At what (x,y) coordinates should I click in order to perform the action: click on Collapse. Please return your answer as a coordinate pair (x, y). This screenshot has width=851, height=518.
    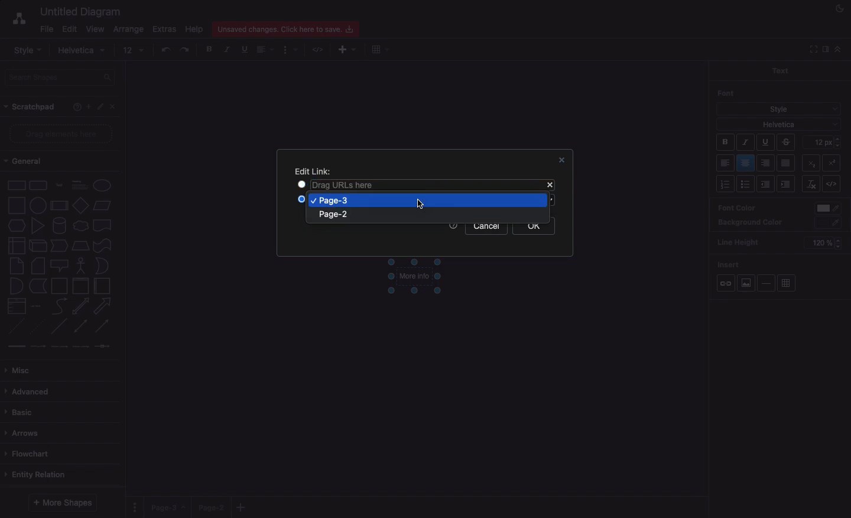
    Looking at the image, I should click on (837, 49).